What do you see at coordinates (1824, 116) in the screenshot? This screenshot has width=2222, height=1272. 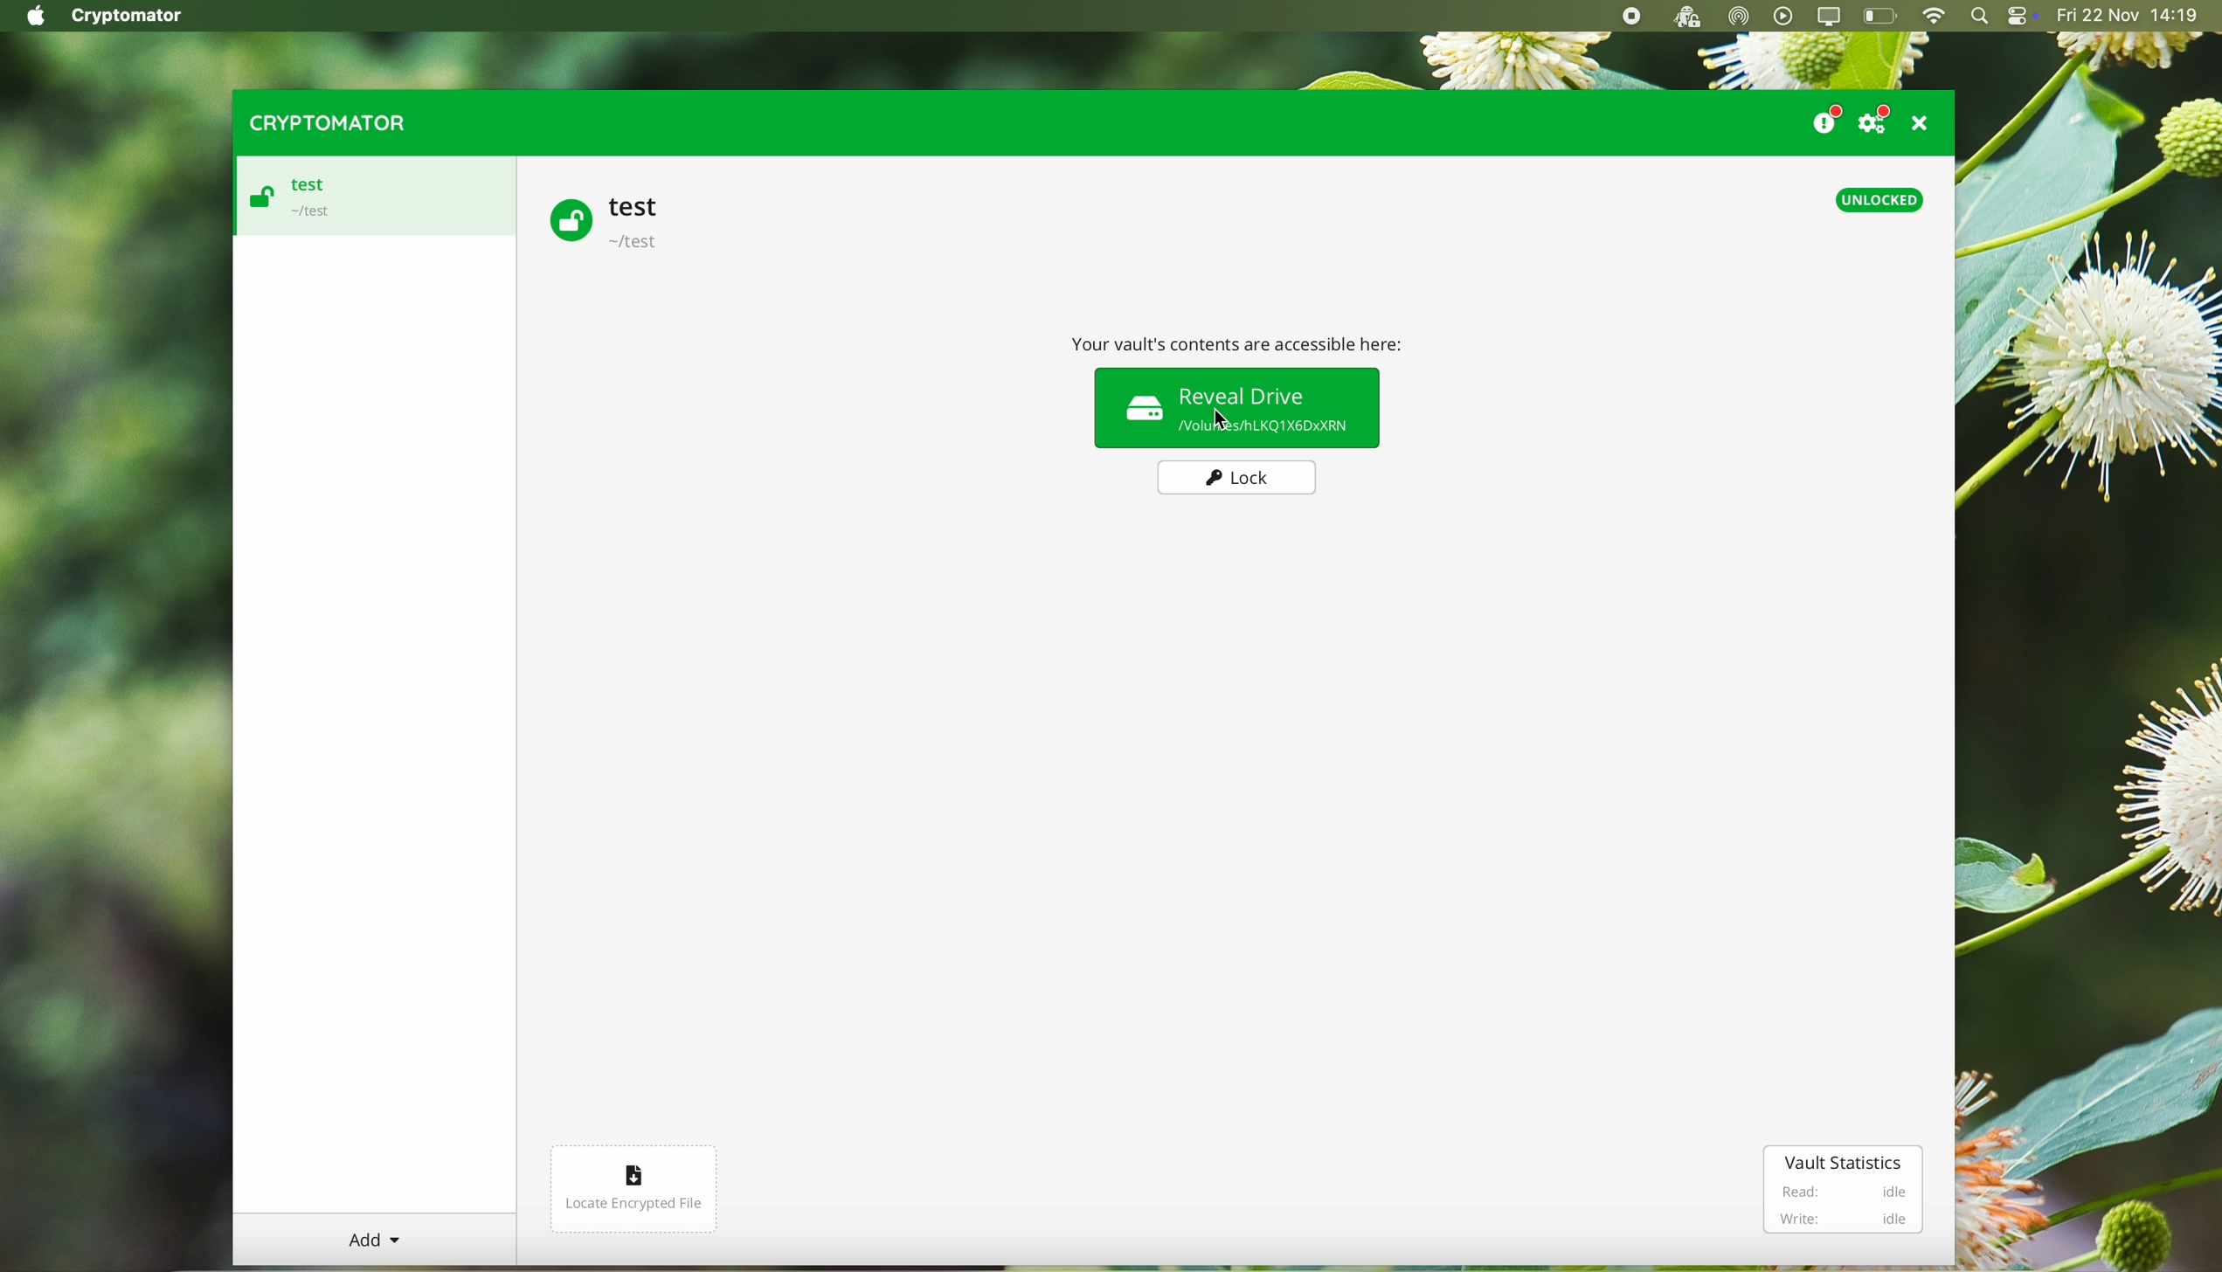 I see `donate` at bounding box center [1824, 116].